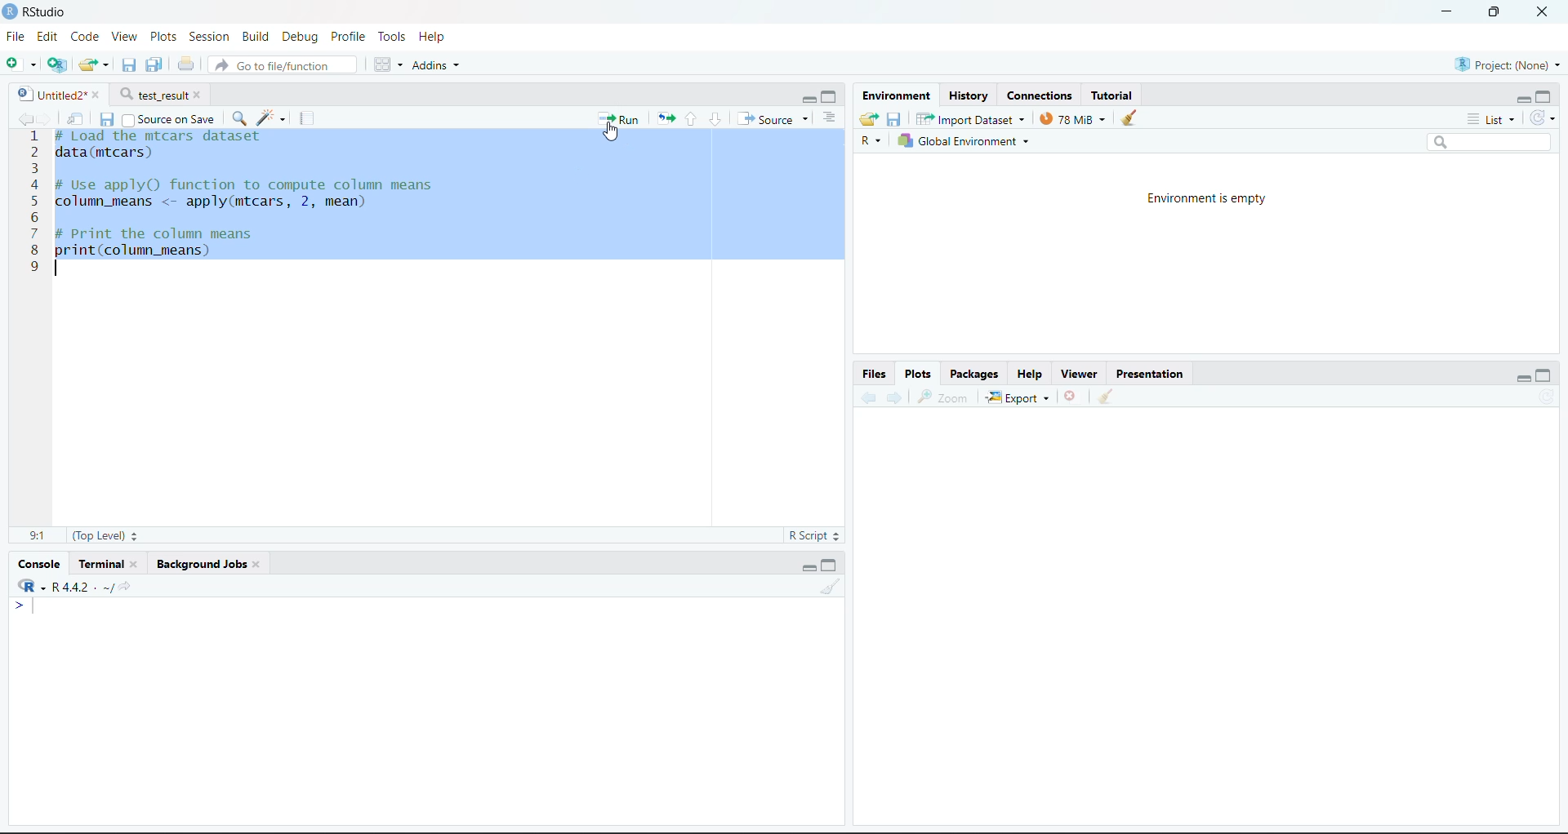 The width and height of the screenshot is (1568, 834). What do you see at coordinates (1545, 372) in the screenshot?
I see `Maximize` at bounding box center [1545, 372].